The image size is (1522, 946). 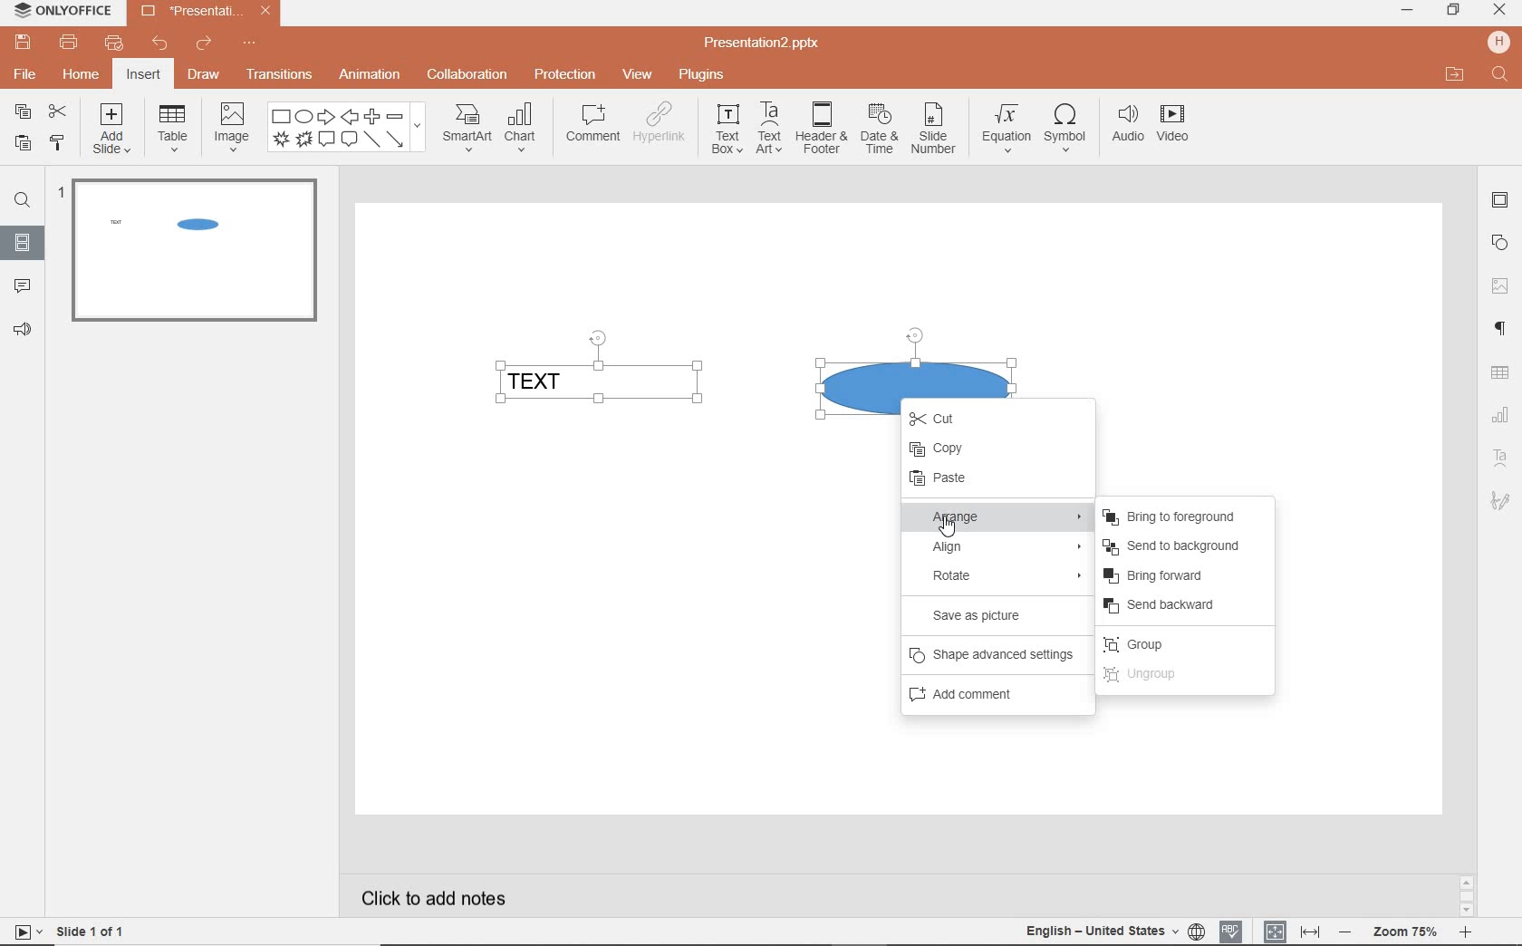 What do you see at coordinates (20, 203) in the screenshot?
I see `FIND` at bounding box center [20, 203].